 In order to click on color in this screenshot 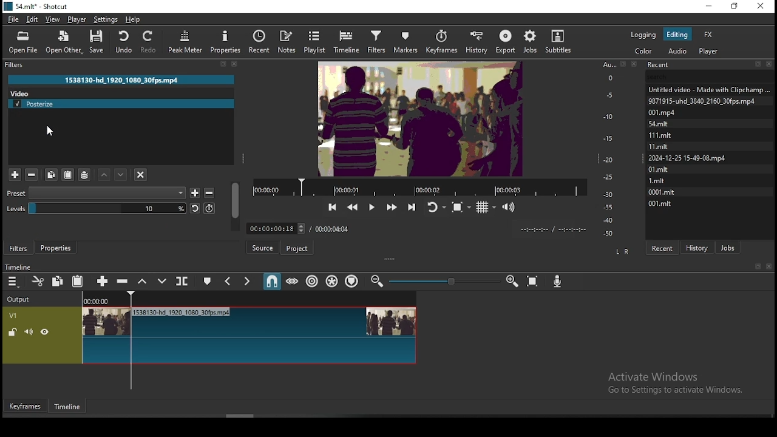, I will do `click(643, 51)`.